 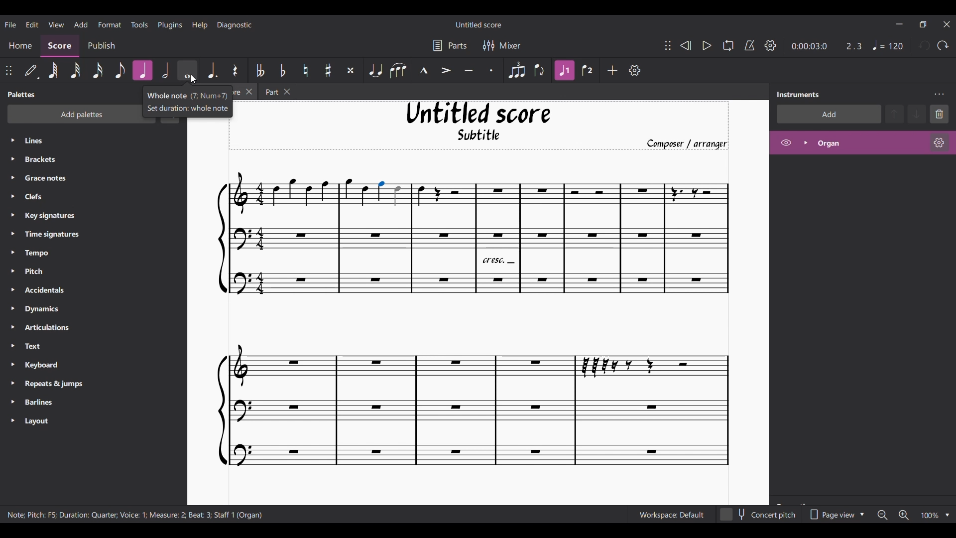 I want to click on Add palette, so click(x=69, y=115).